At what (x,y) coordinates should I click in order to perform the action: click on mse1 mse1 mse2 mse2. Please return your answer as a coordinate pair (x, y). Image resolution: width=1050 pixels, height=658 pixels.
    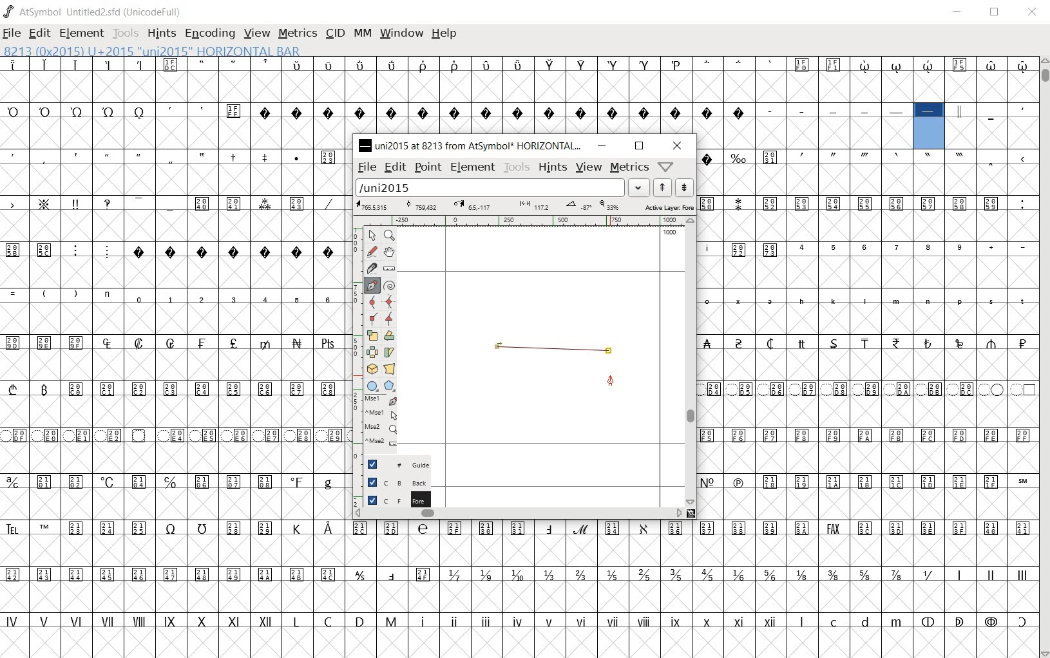
    Looking at the image, I should click on (374, 423).